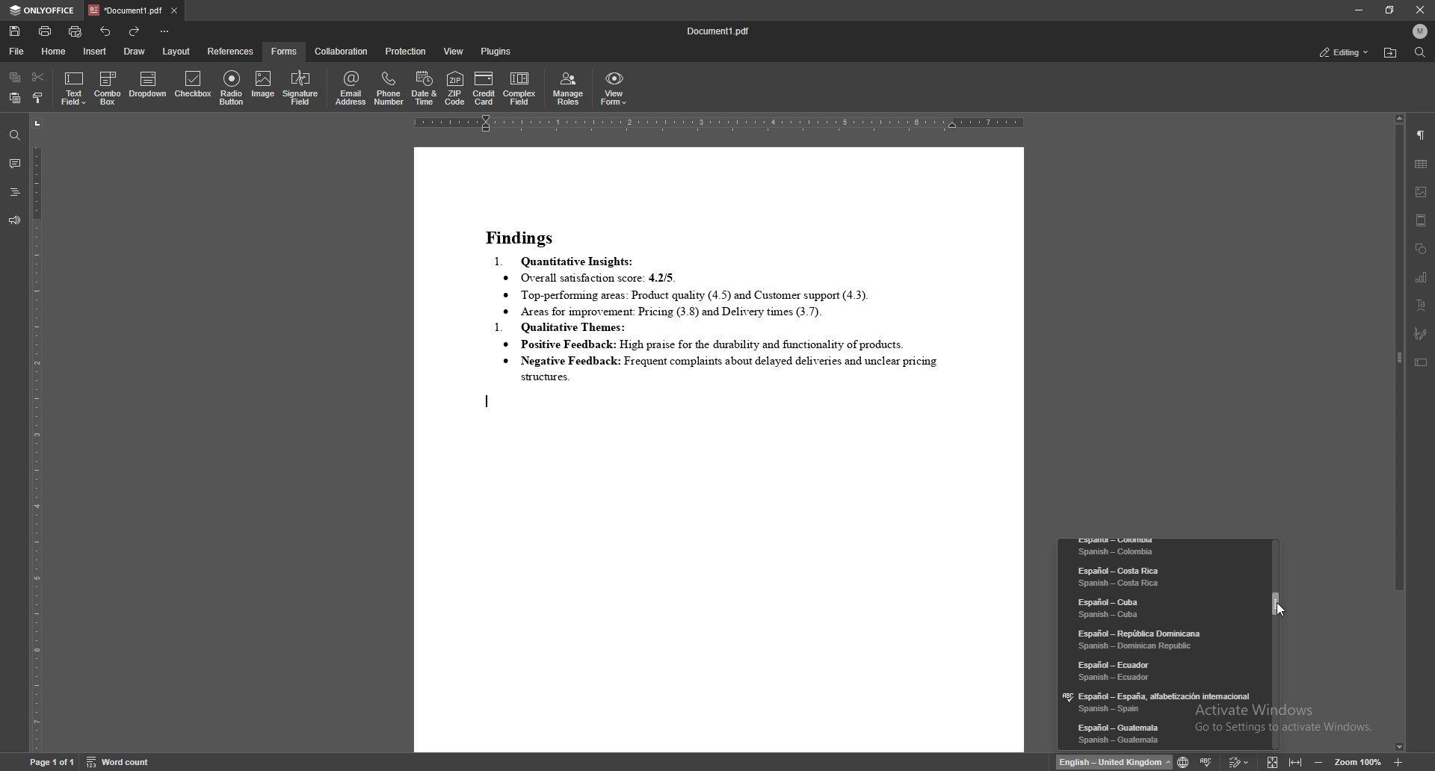 Image resolution: width=1435 pixels, height=771 pixels. Describe the element at coordinates (1114, 762) in the screenshot. I see `change text language` at that location.